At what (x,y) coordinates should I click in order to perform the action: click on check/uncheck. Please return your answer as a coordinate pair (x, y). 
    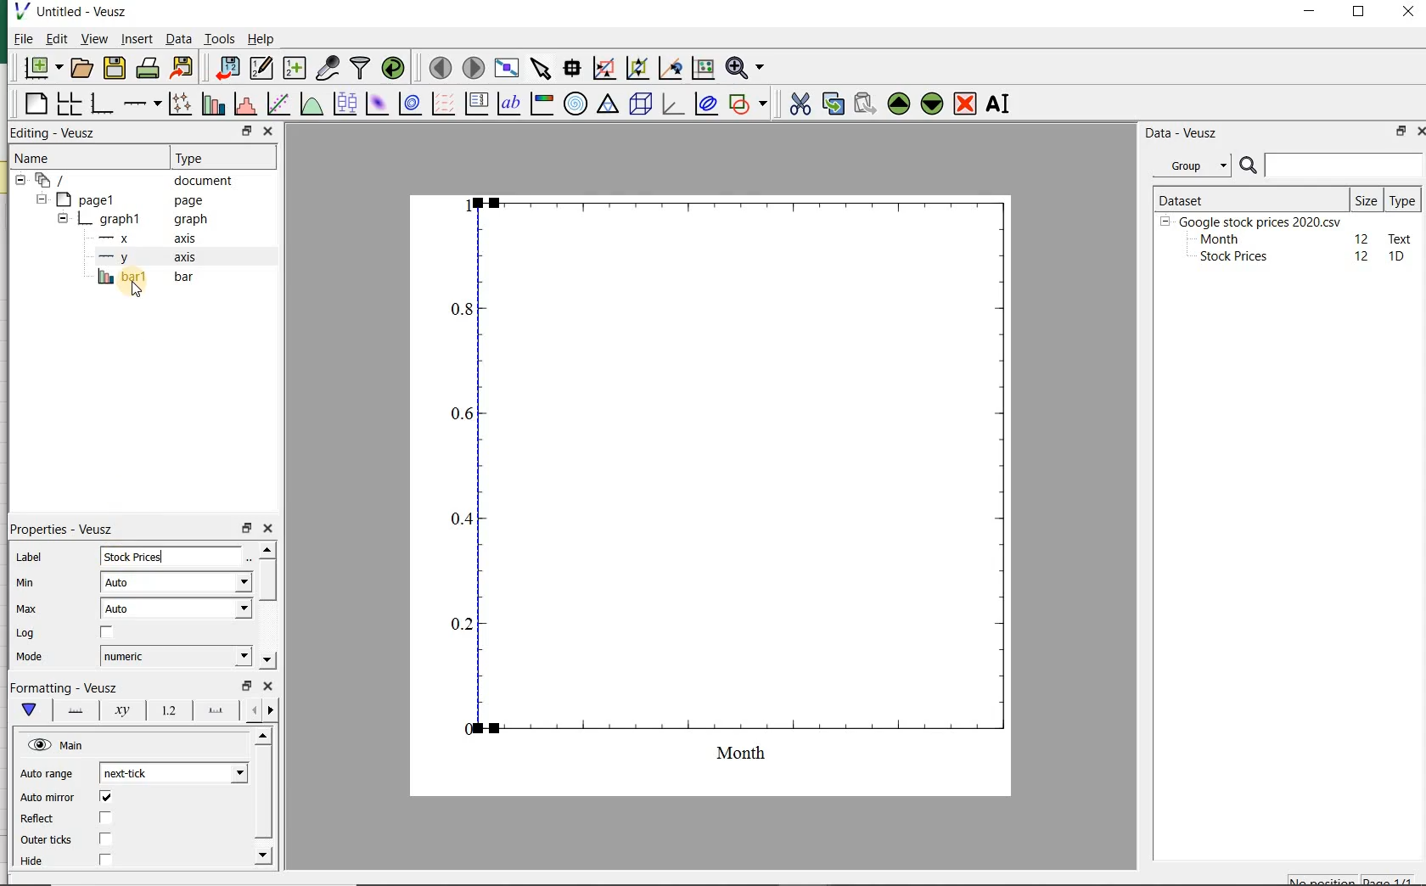
    Looking at the image, I should click on (104, 818).